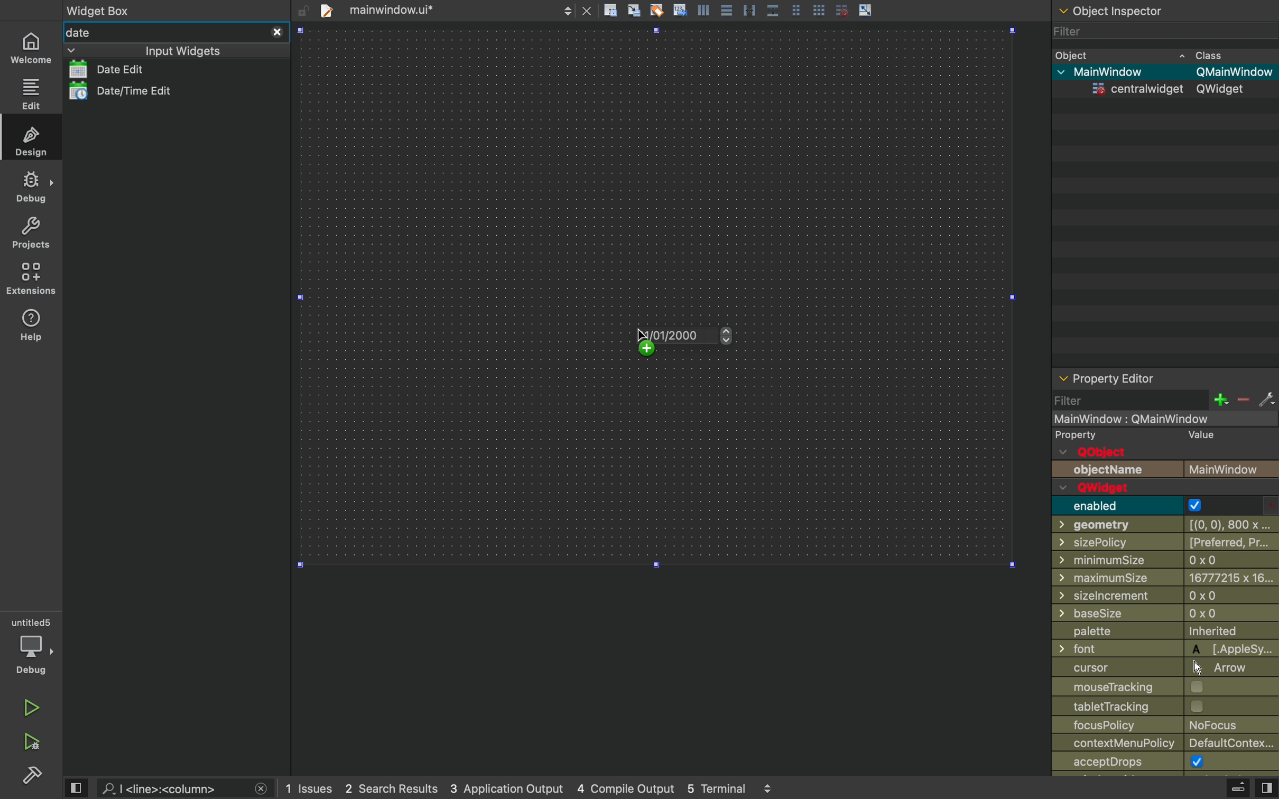  I want to click on mainwindow, so click(1163, 419).